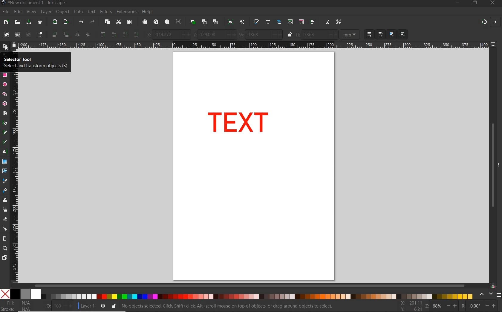 The image size is (502, 312). I want to click on OPEN ALIGN AND DISTRIBUTE, so click(313, 22).